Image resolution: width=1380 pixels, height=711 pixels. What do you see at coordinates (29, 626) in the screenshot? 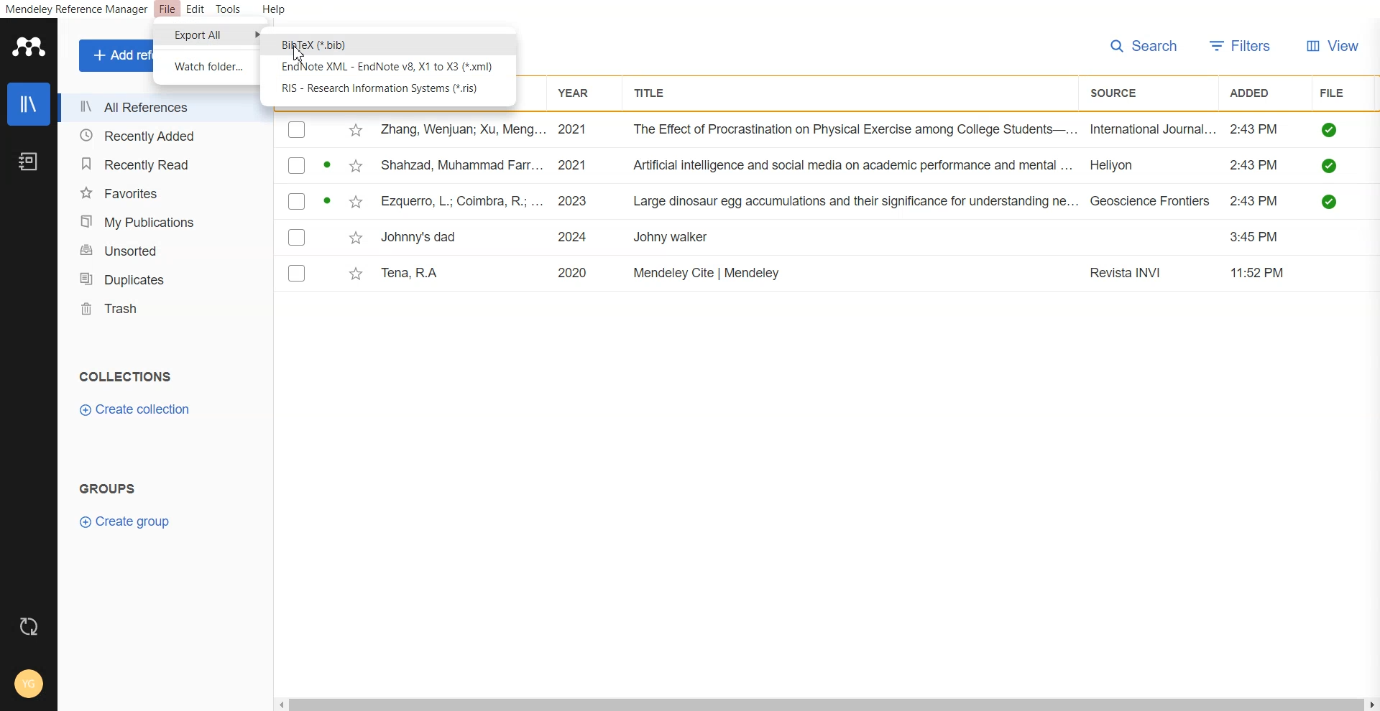
I see `Auto sync` at bounding box center [29, 626].